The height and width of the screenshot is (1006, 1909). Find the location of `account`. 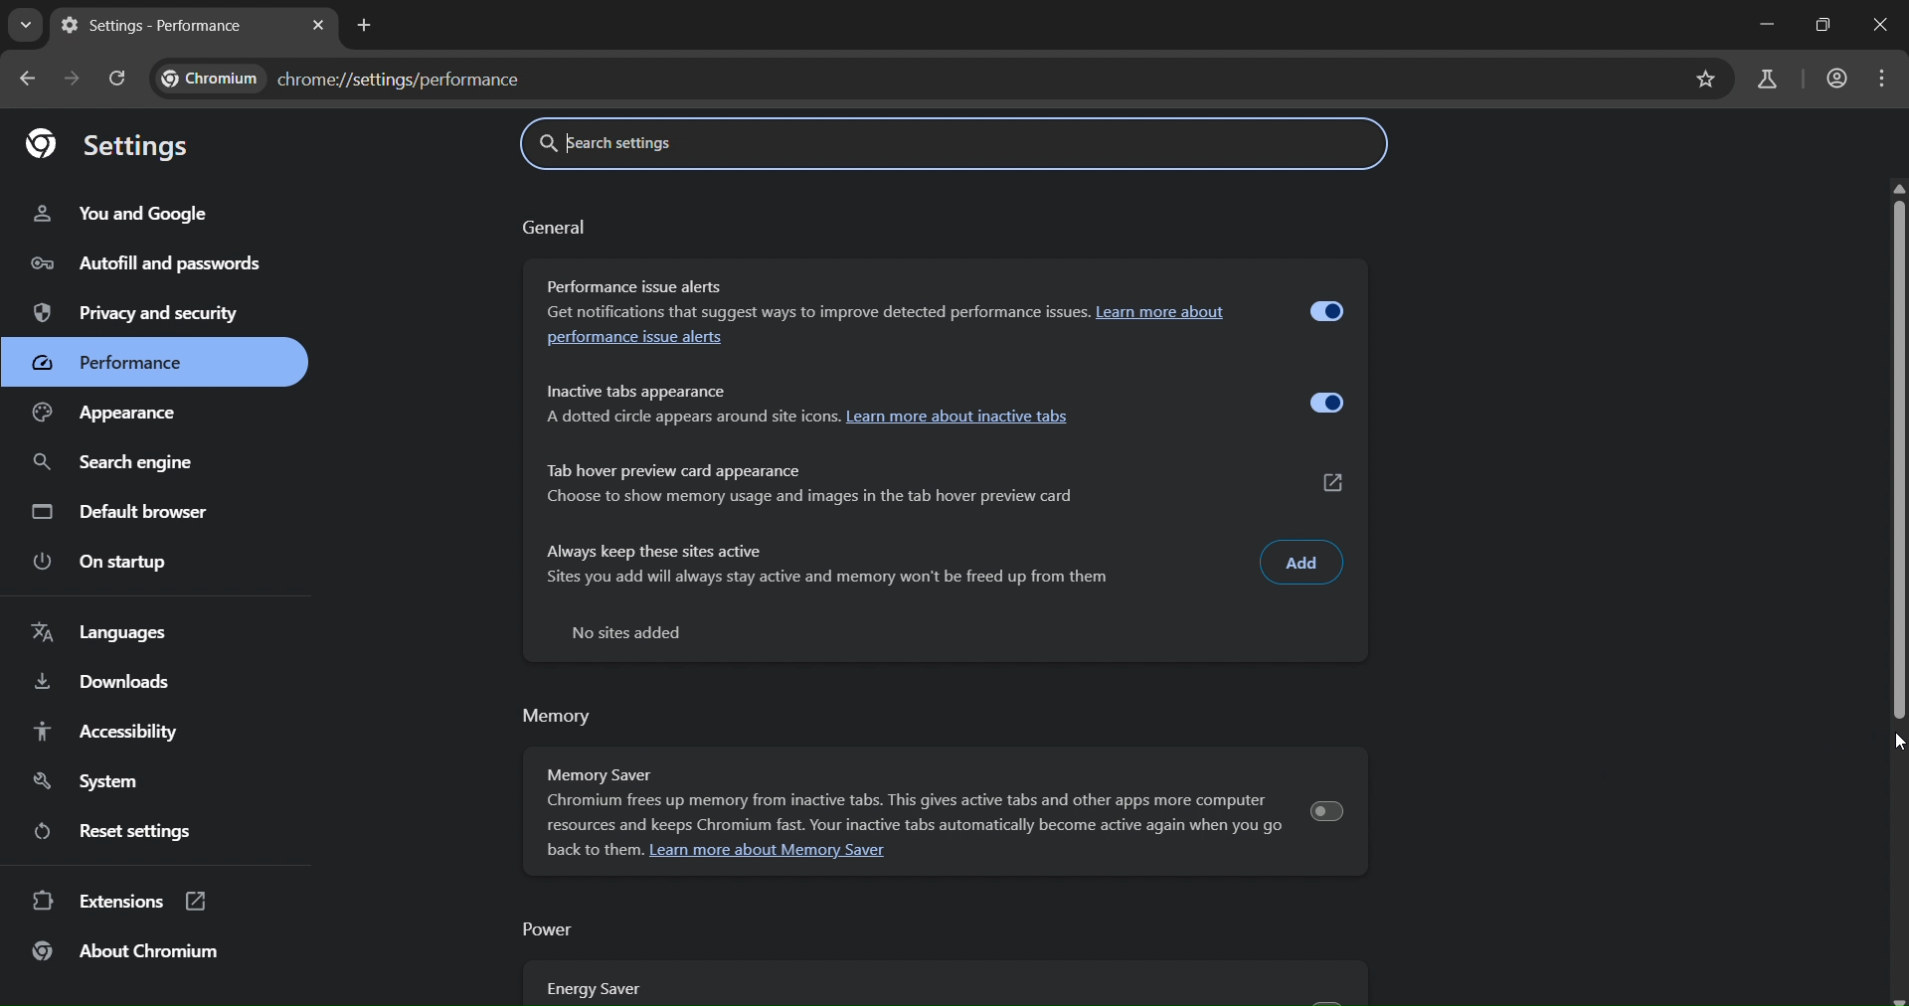

account is located at coordinates (1833, 80).